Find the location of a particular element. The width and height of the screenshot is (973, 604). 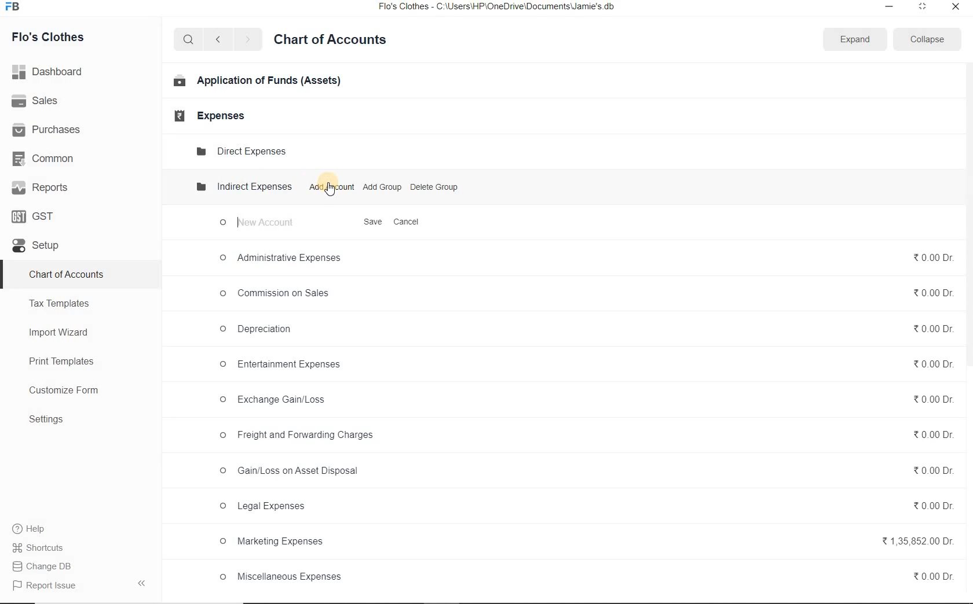

Cancel is located at coordinates (408, 224).